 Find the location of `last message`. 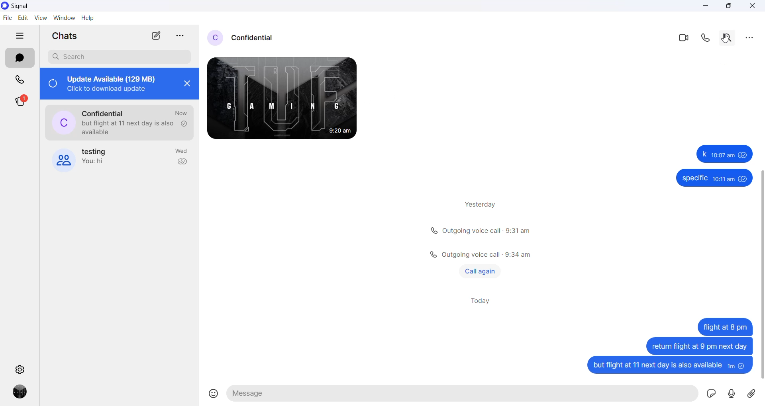

last message is located at coordinates (100, 163).